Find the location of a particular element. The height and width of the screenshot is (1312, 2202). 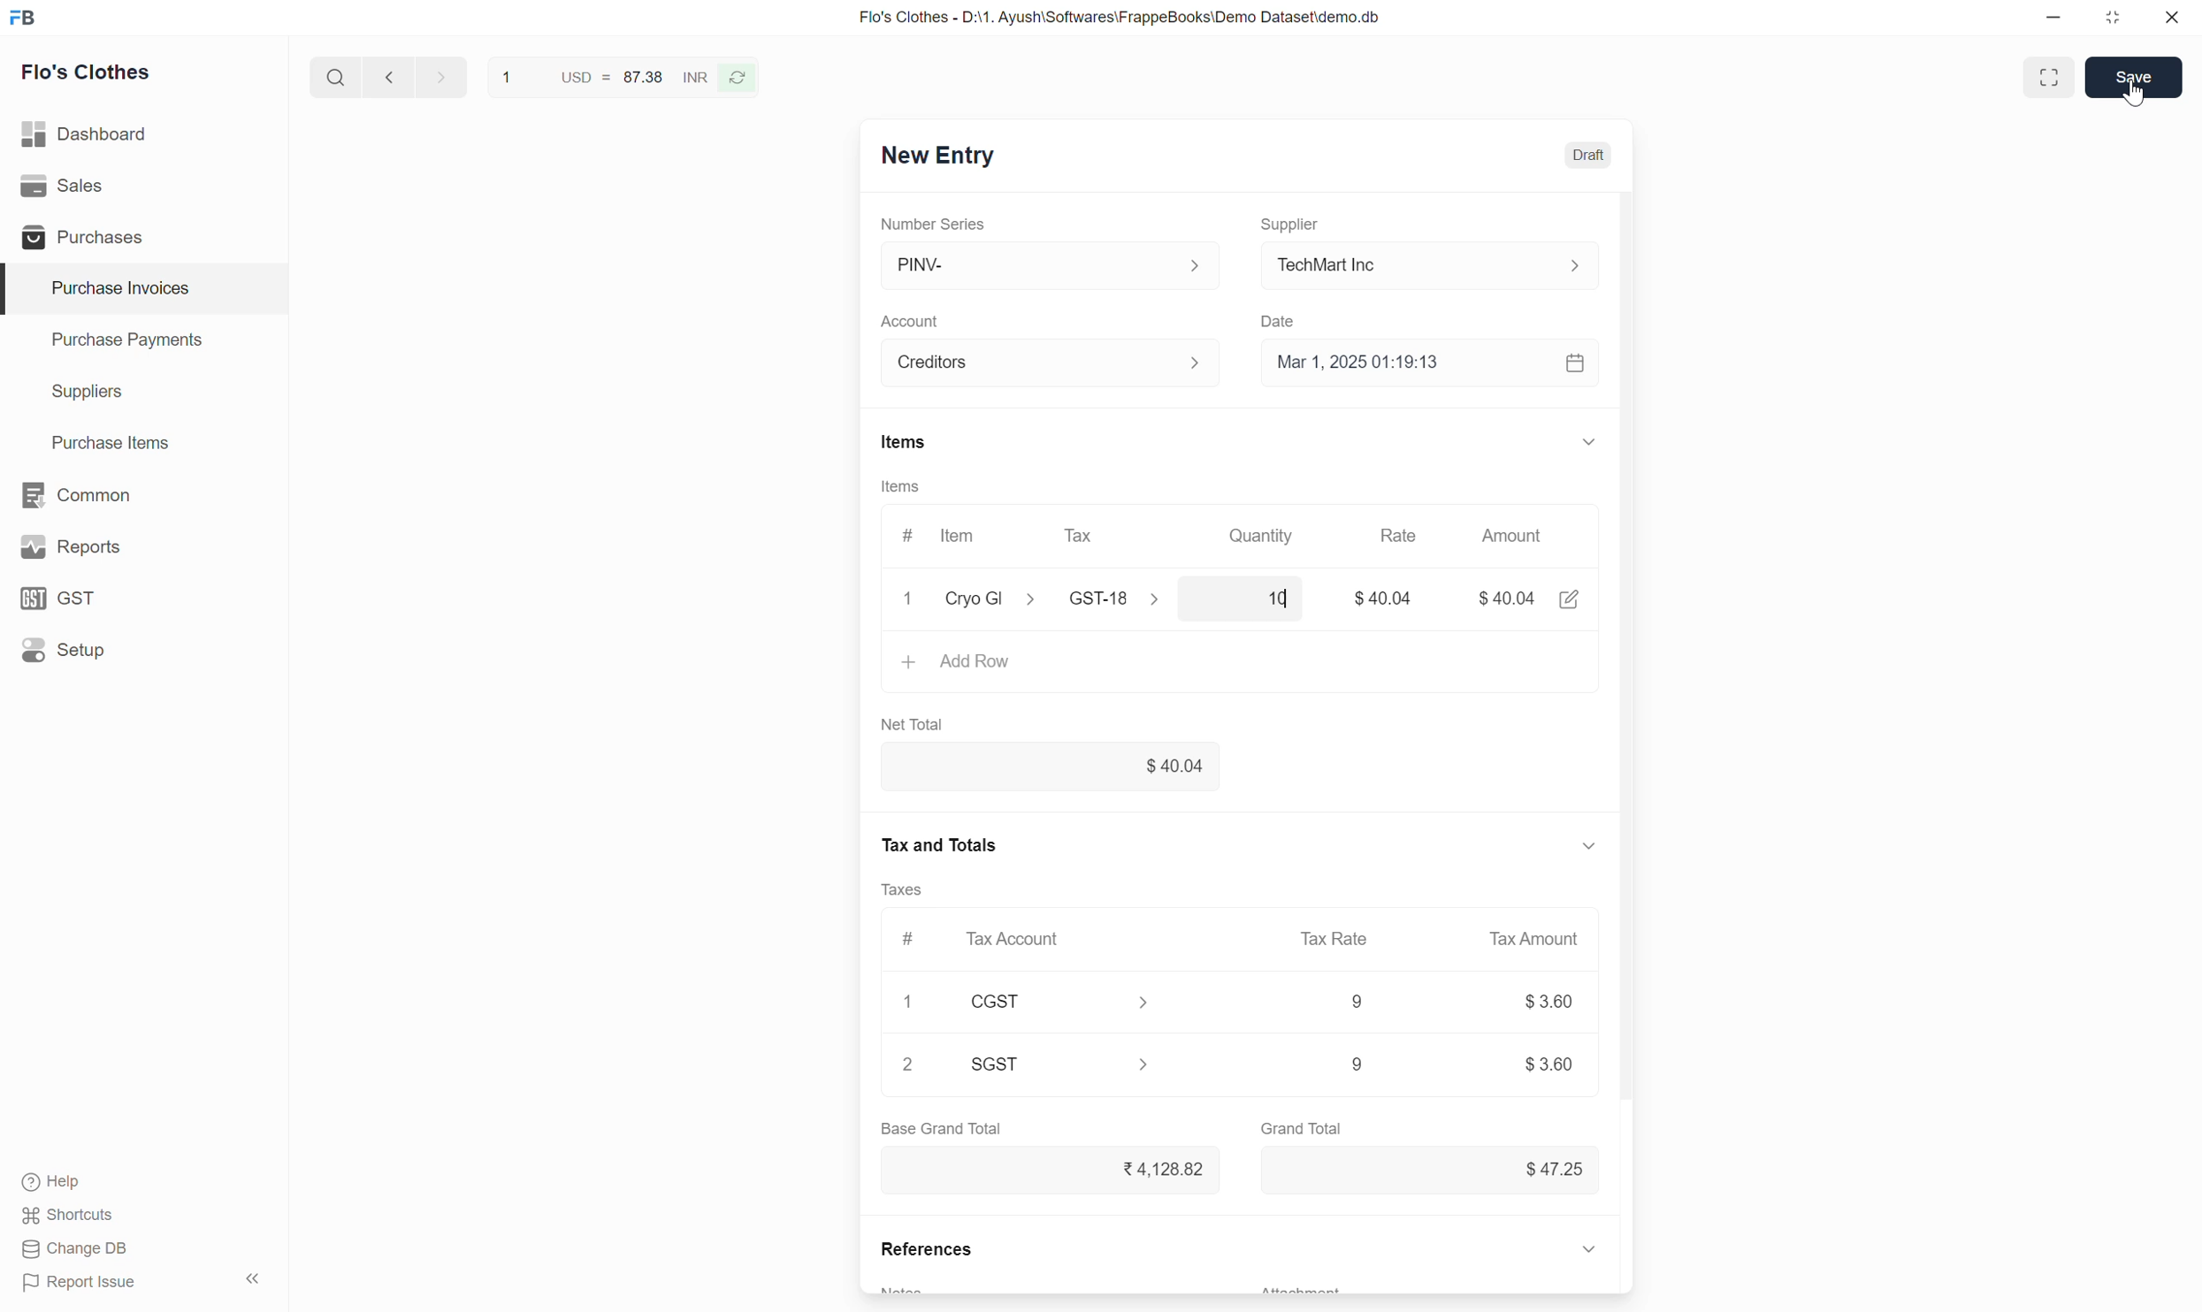

Items is located at coordinates (903, 442).